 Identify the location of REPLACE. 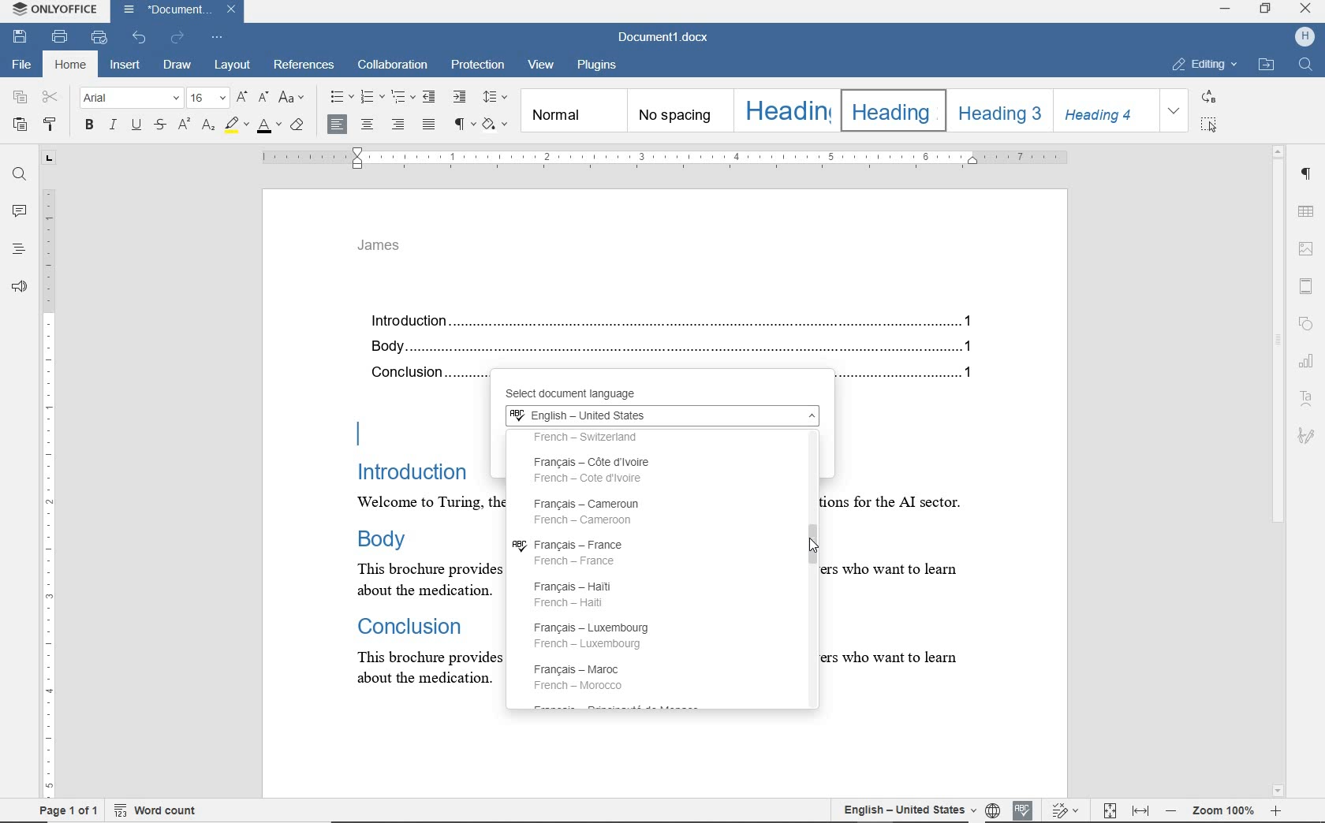
(1209, 96).